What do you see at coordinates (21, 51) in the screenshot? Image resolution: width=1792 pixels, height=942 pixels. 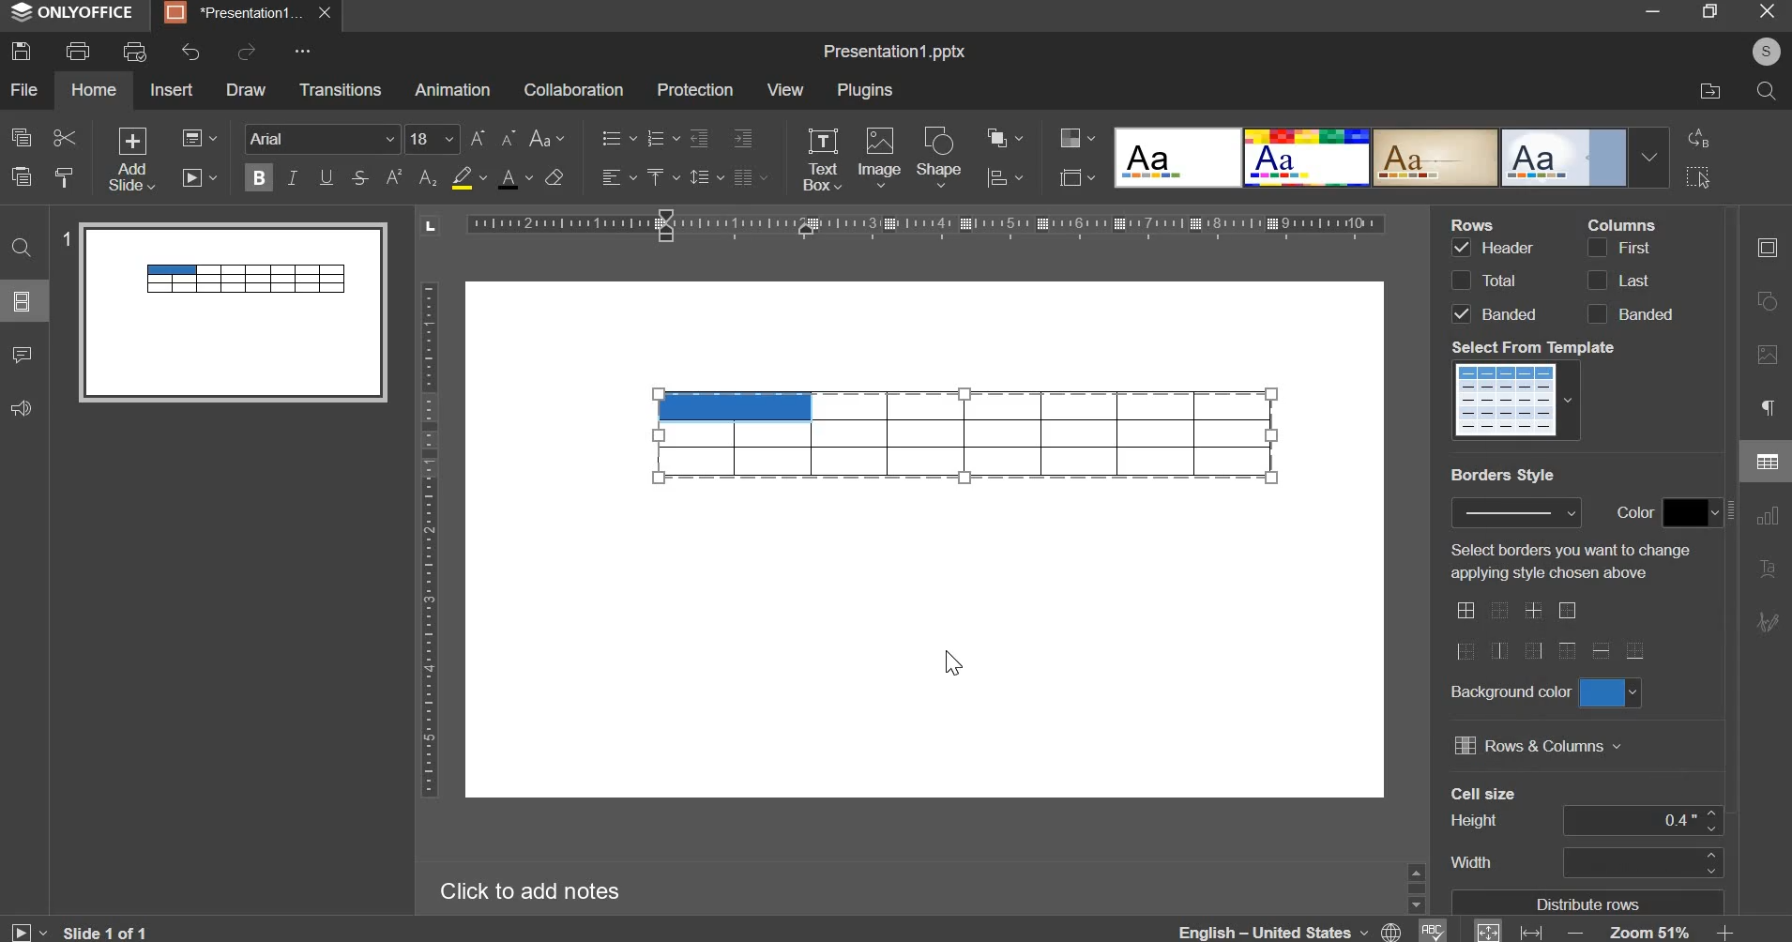 I see `save` at bounding box center [21, 51].